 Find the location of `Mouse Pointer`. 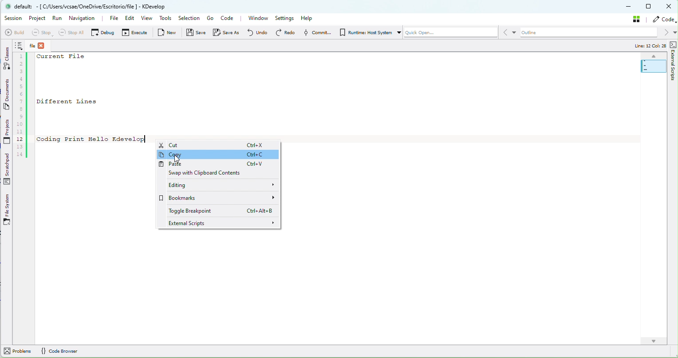

Mouse Pointer is located at coordinates (177, 160).